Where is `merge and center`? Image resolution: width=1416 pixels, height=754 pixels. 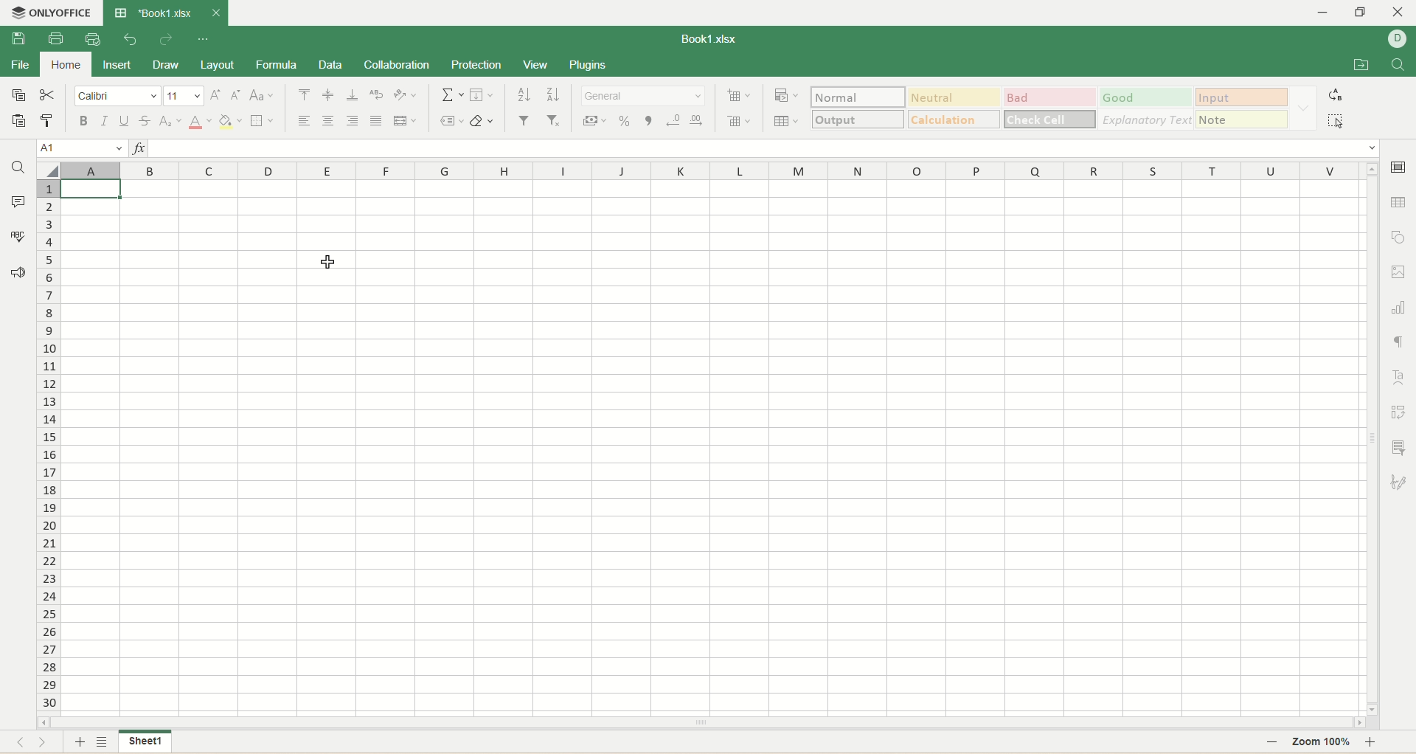
merge and center is located at coordinates (406, 121).